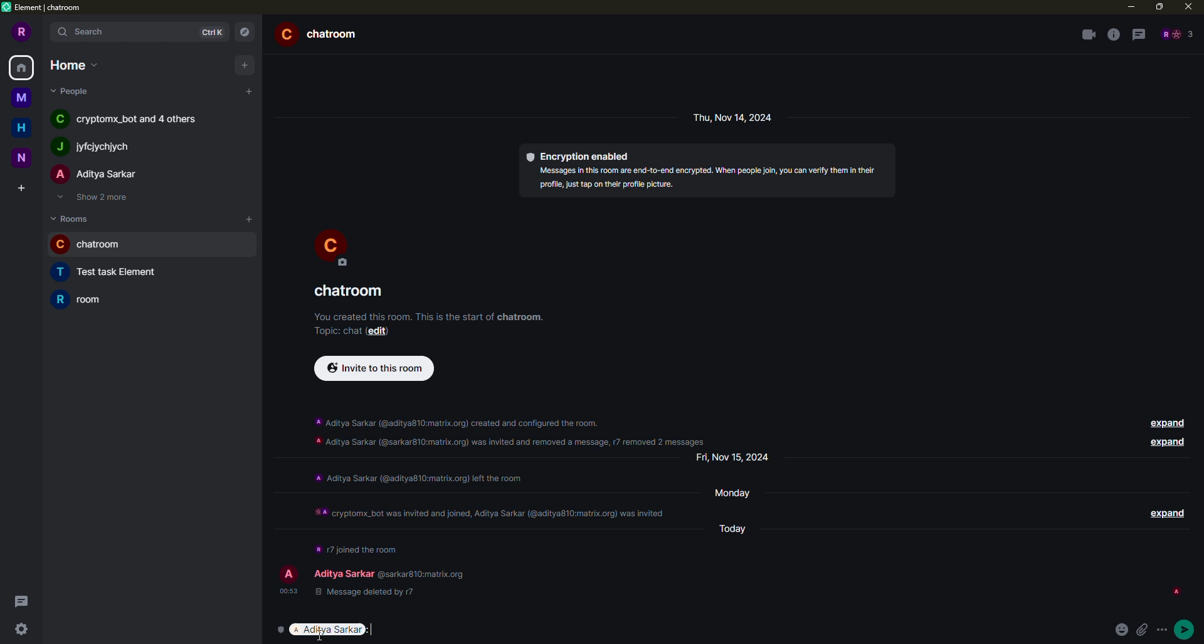 Image resolution: width=1204 pixels, height=644 pixels. What do you see at coordinates (248, 217) in the screenshot?
I see `add` at bounding box center [248, 217].